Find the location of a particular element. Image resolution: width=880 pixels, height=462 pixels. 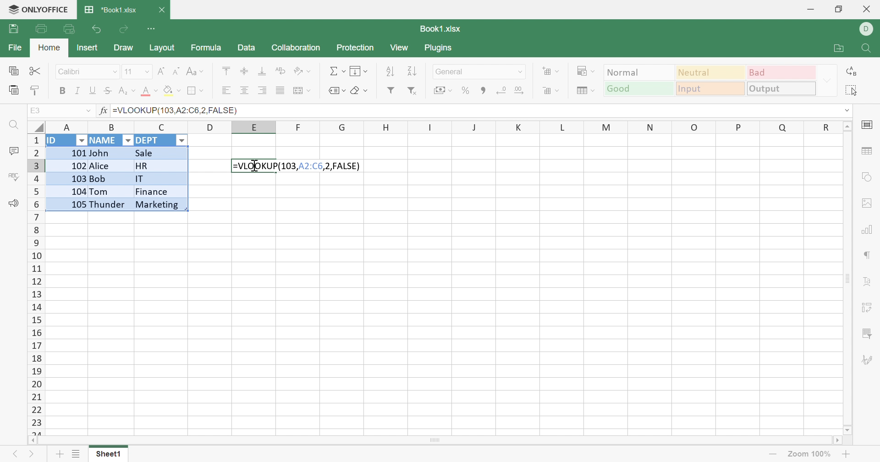

Redo is located at coordinates (126, 28).